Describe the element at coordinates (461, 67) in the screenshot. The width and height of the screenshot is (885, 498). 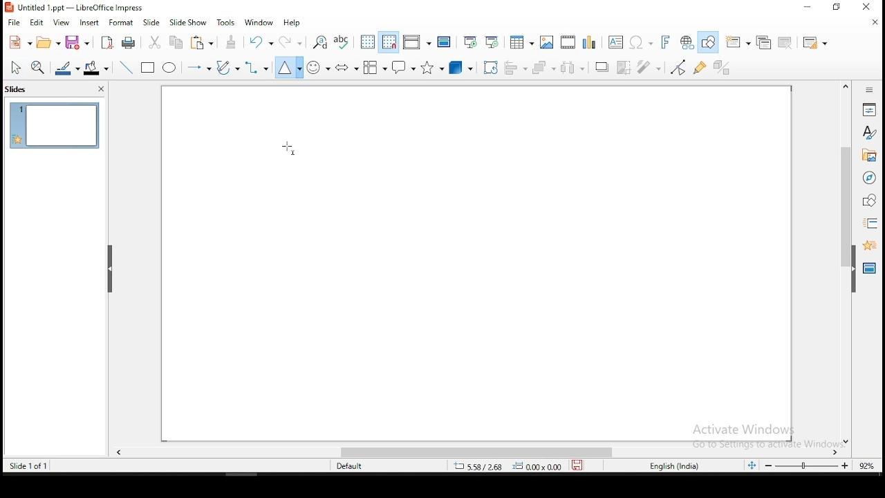
I see `3D objects` at that location.